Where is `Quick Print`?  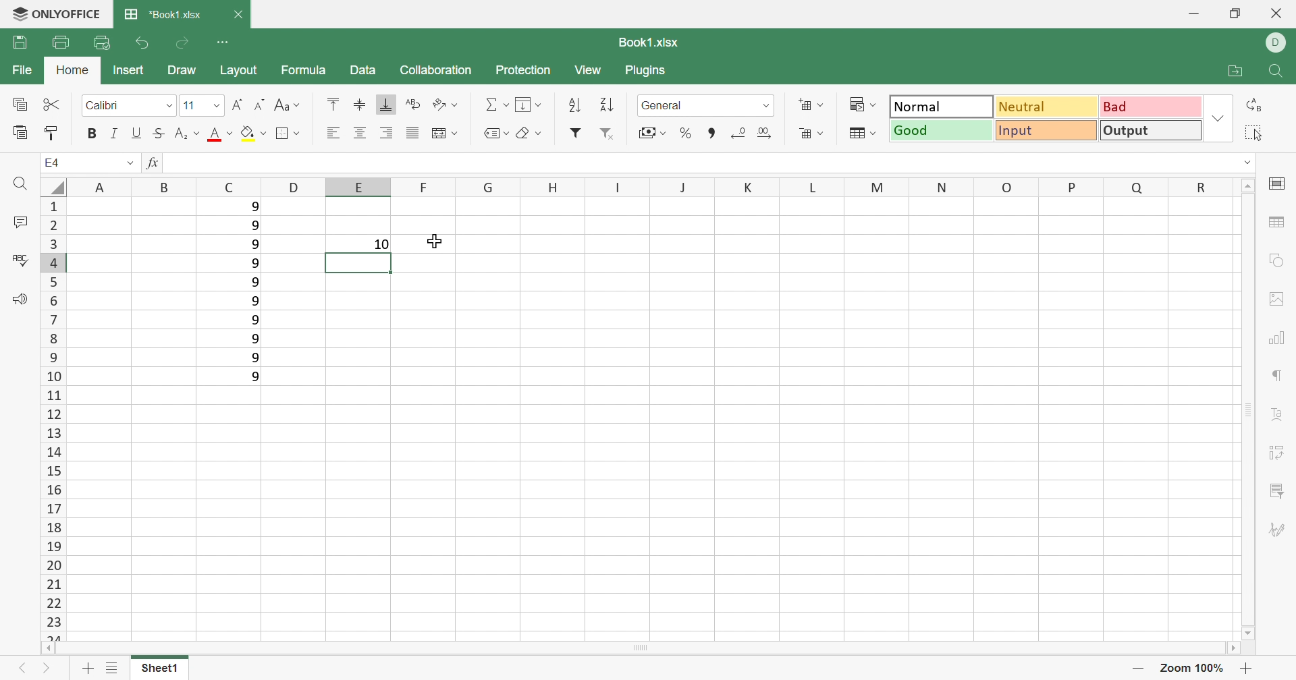 Quick Print is located at coordinates (103, 44).